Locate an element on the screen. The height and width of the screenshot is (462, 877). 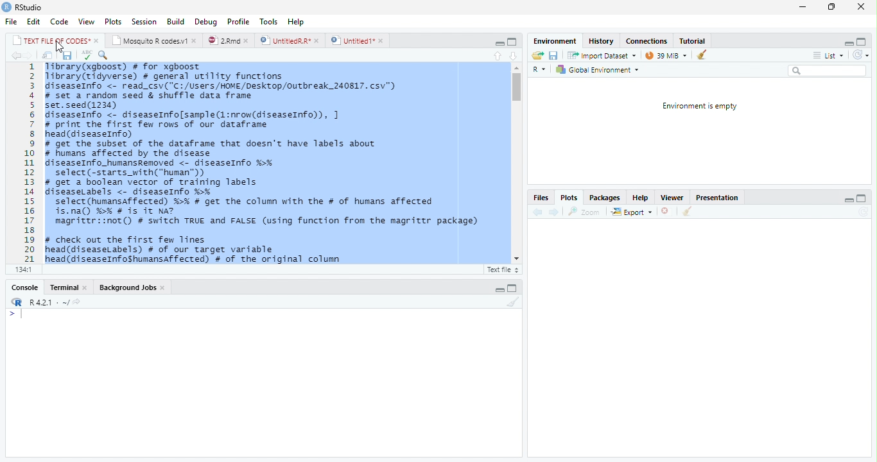
Minimize is located at coordinates (846, 42).